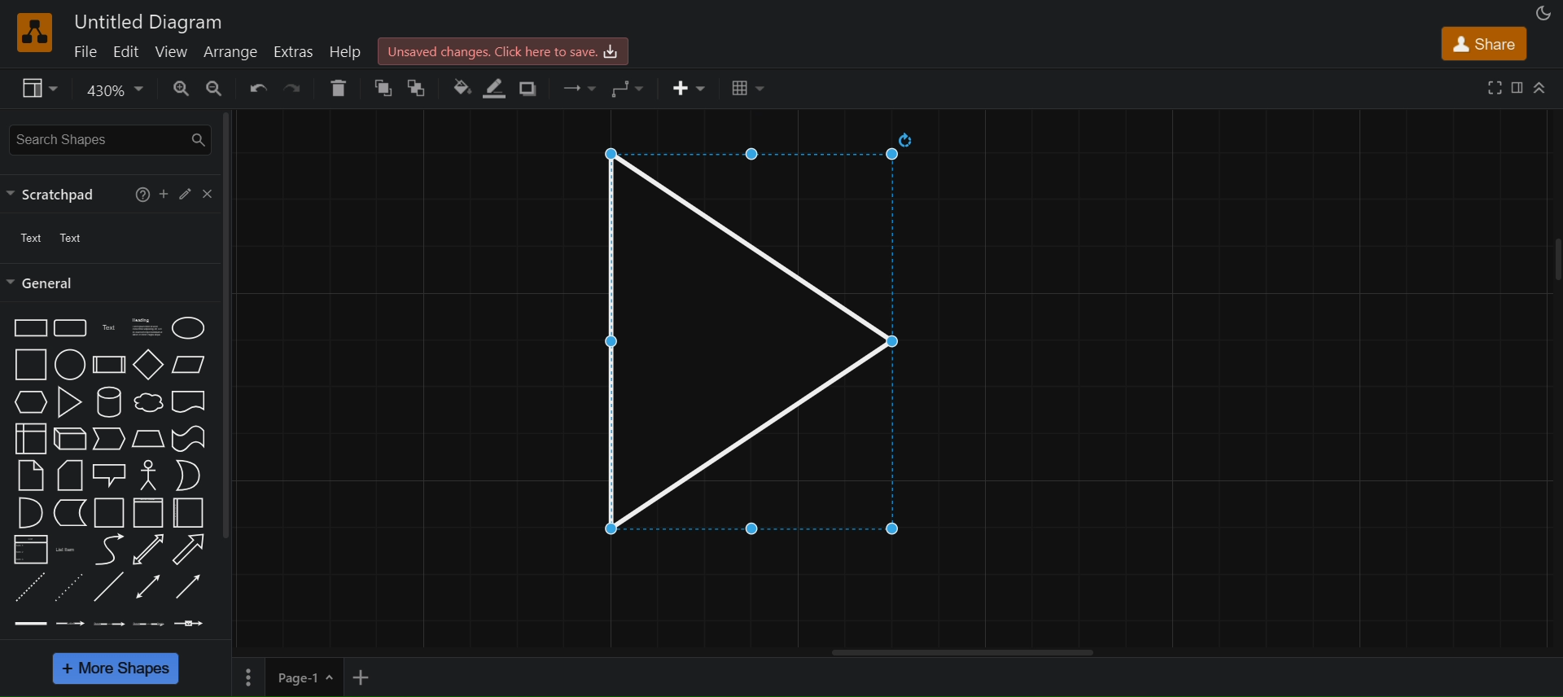 The height and width of the screenshot is (697, 1563). Describe the element at coordinates (256, 86) in the screenshot. I see `undo` at that location.